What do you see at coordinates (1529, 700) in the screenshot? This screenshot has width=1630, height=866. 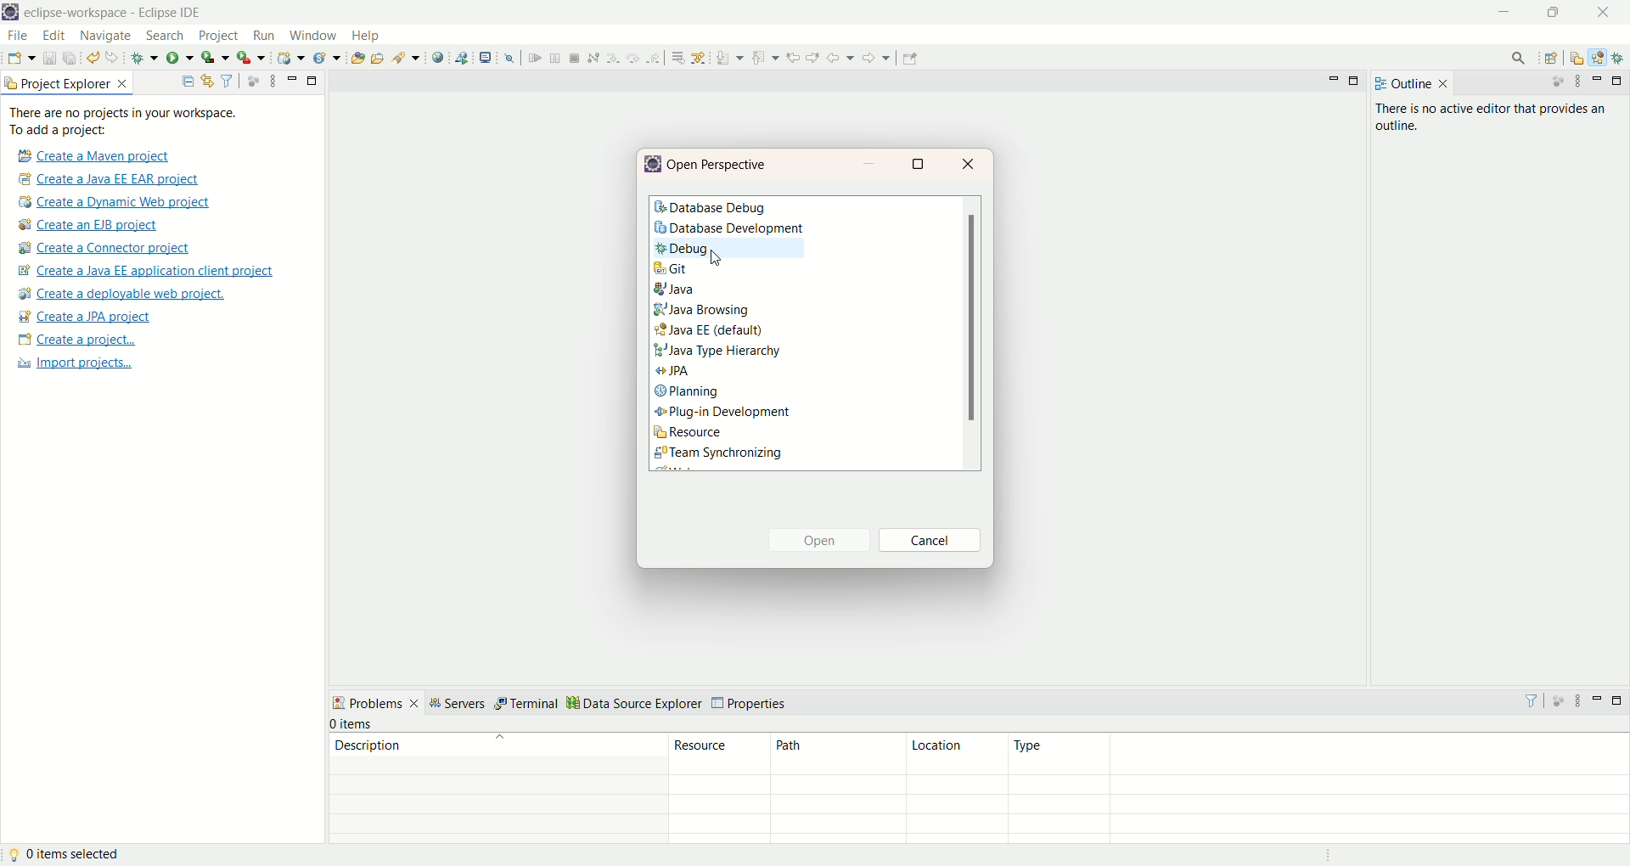 I see `filter` at bounding box center [1529, 700].